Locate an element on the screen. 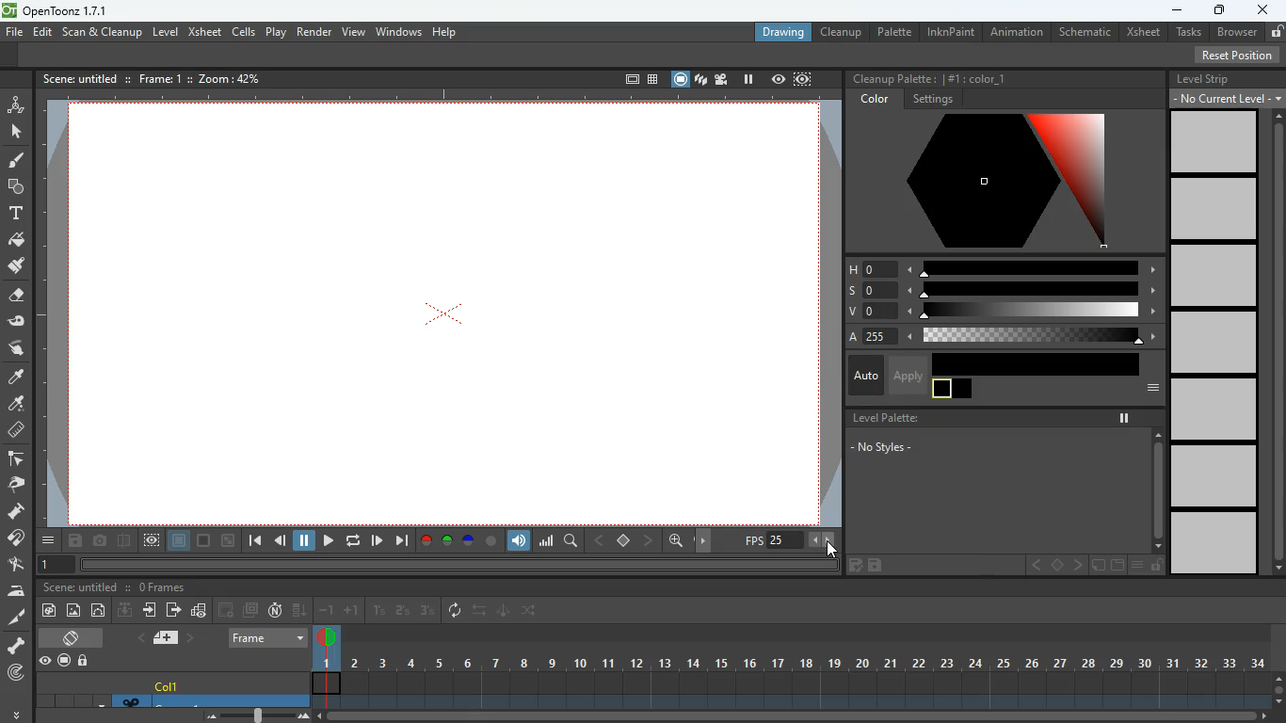 This screenshot has width=1286, height=723. 1 is located at coordinates (379, 612).